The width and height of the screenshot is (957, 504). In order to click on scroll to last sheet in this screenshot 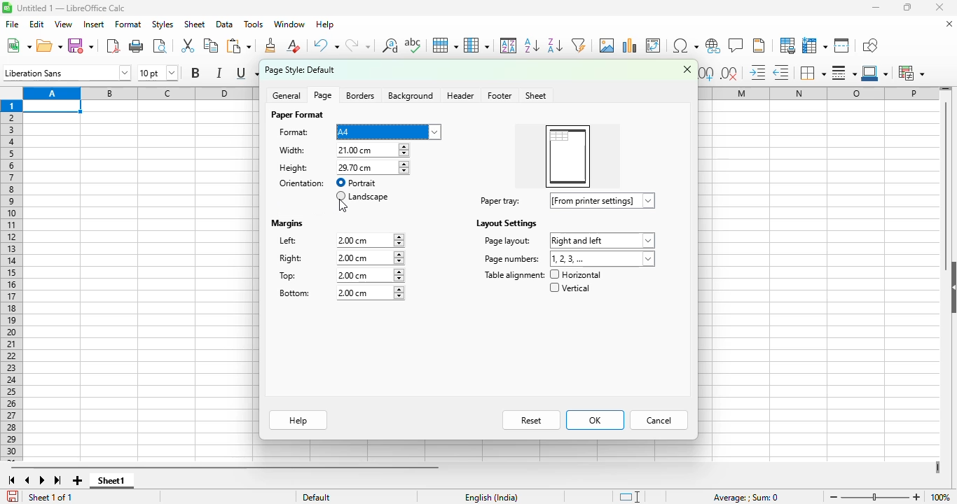, I will do `click(58, 480)`.